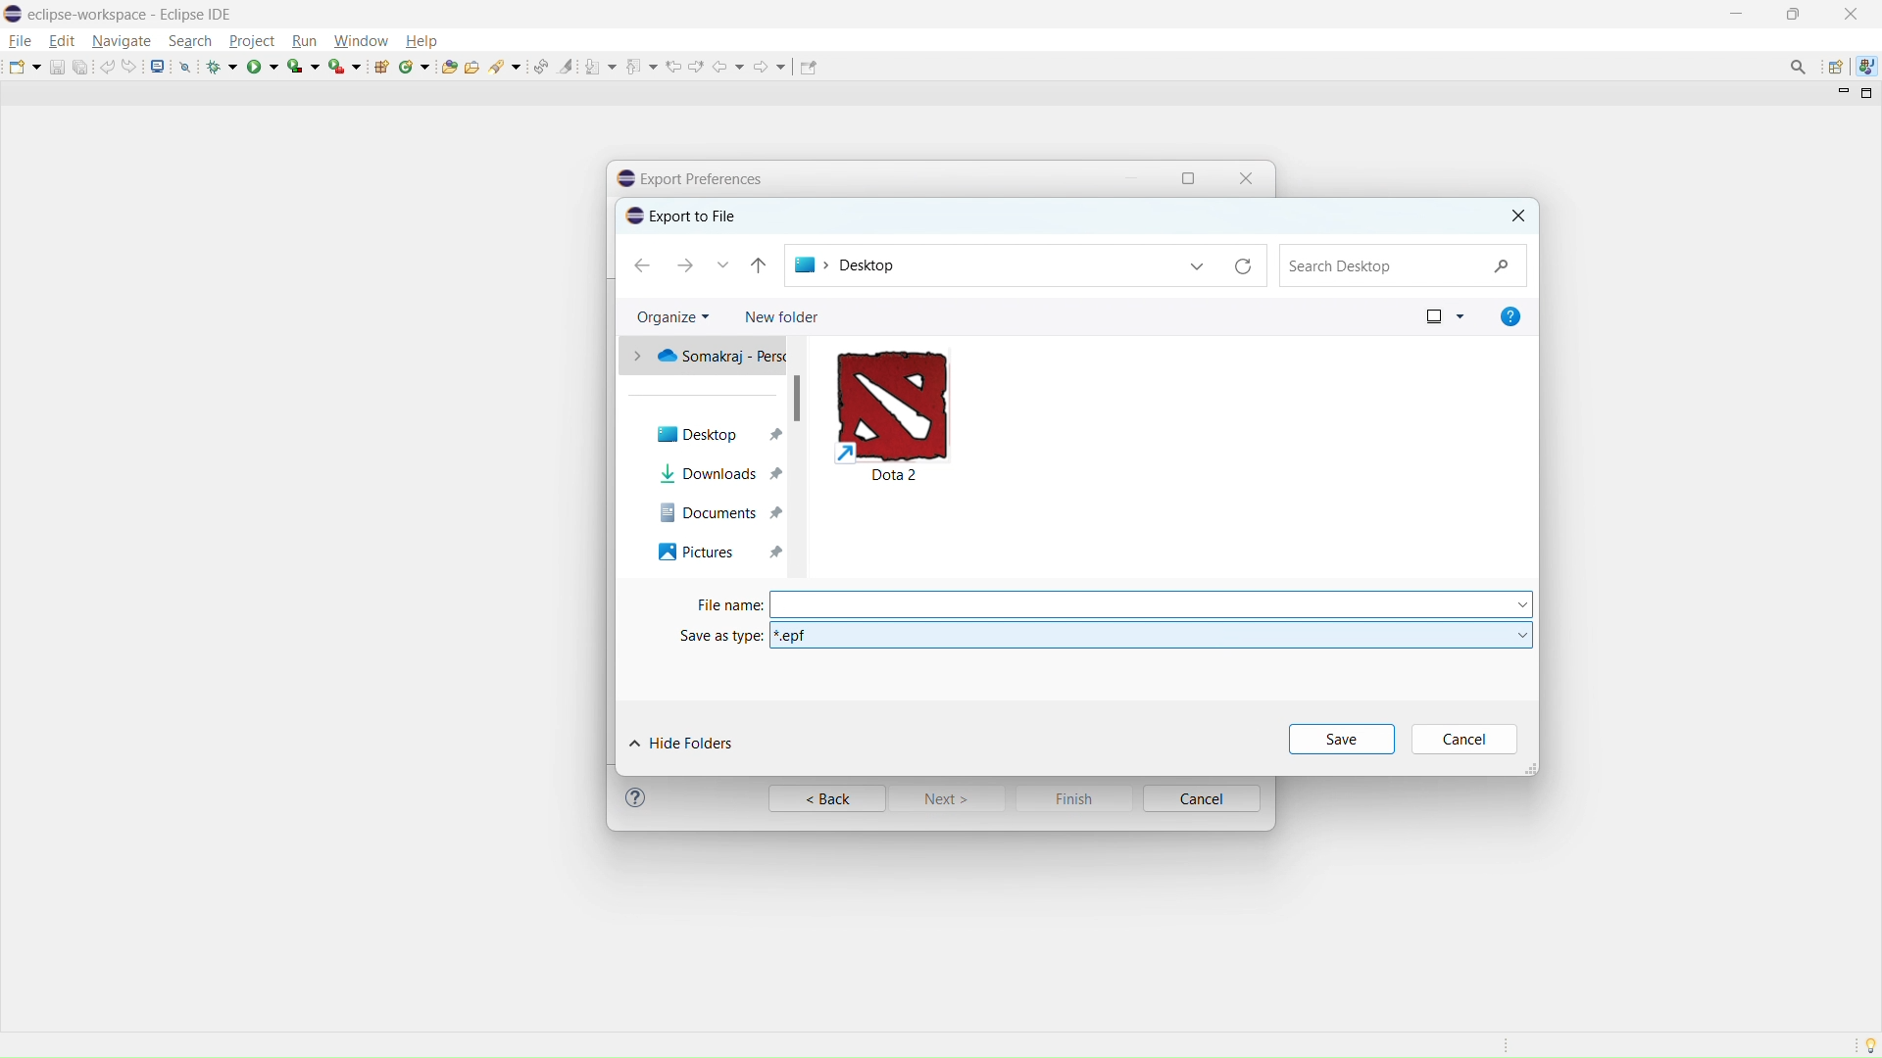 This screenshot has height=1058, width=1882. I want to click on Export Preferences, so click(708, 173).